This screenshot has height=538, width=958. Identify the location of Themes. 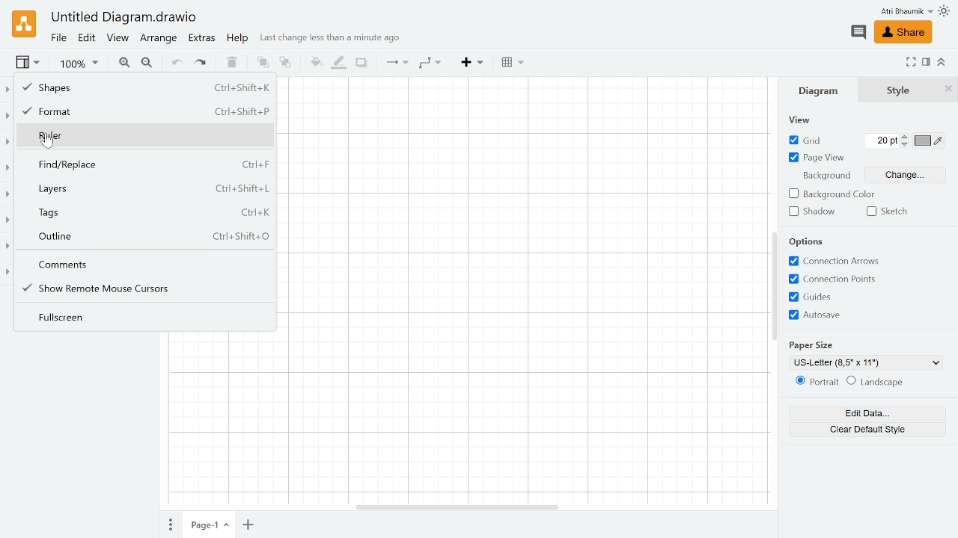
(945, 13).